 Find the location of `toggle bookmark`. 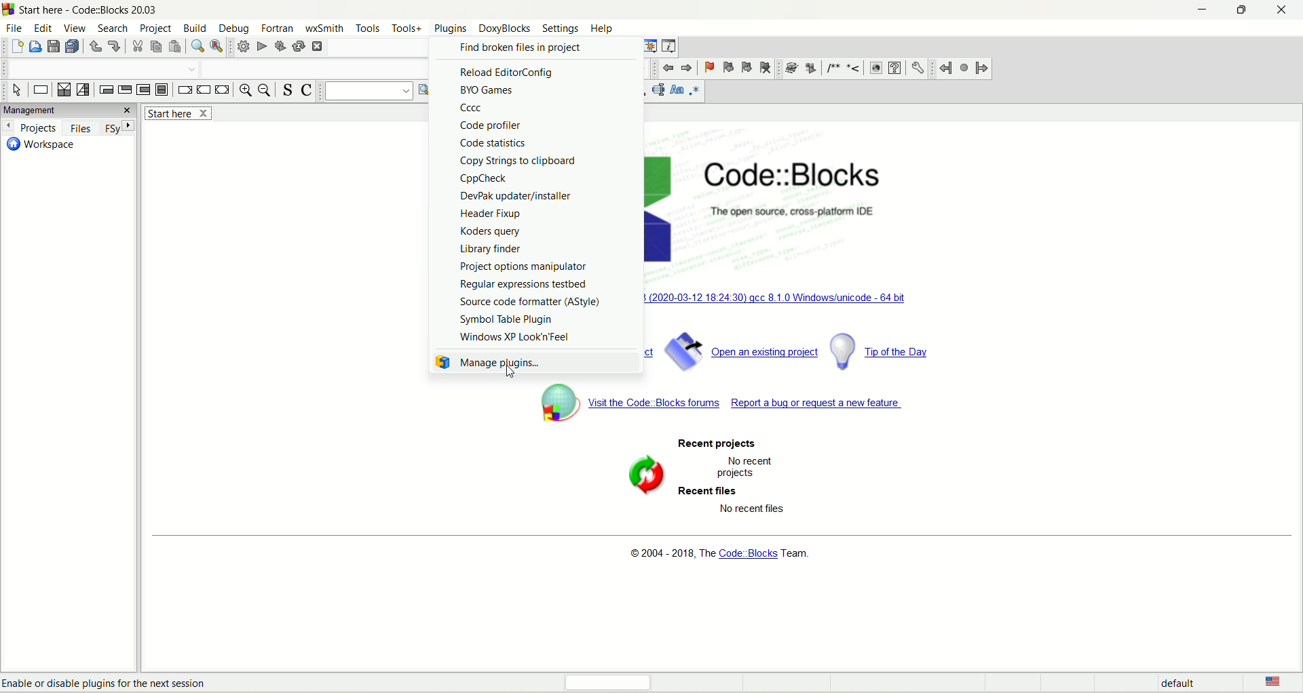

toggle bookmark is located at coordinates (709, 68).